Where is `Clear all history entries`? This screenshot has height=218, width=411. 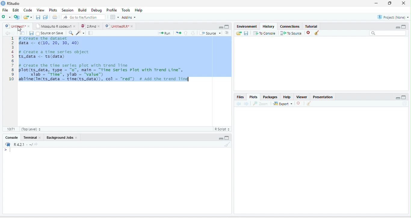 Clear all history entries is located at coordinates (317, 33).